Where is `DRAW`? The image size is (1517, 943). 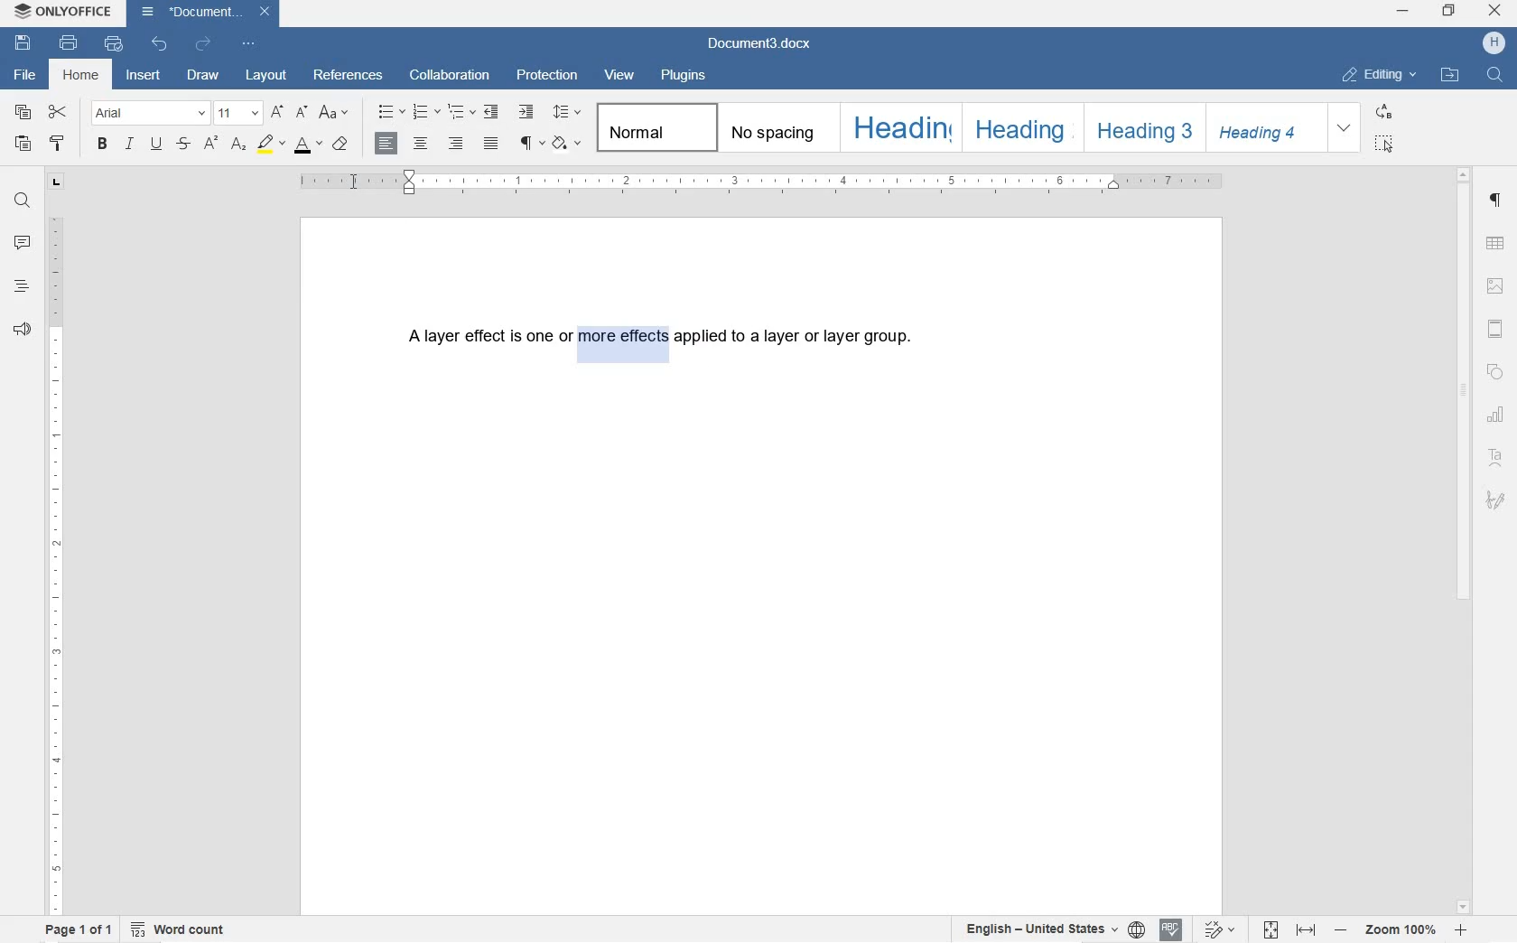 DRAW is located at coordinates (203, 74).